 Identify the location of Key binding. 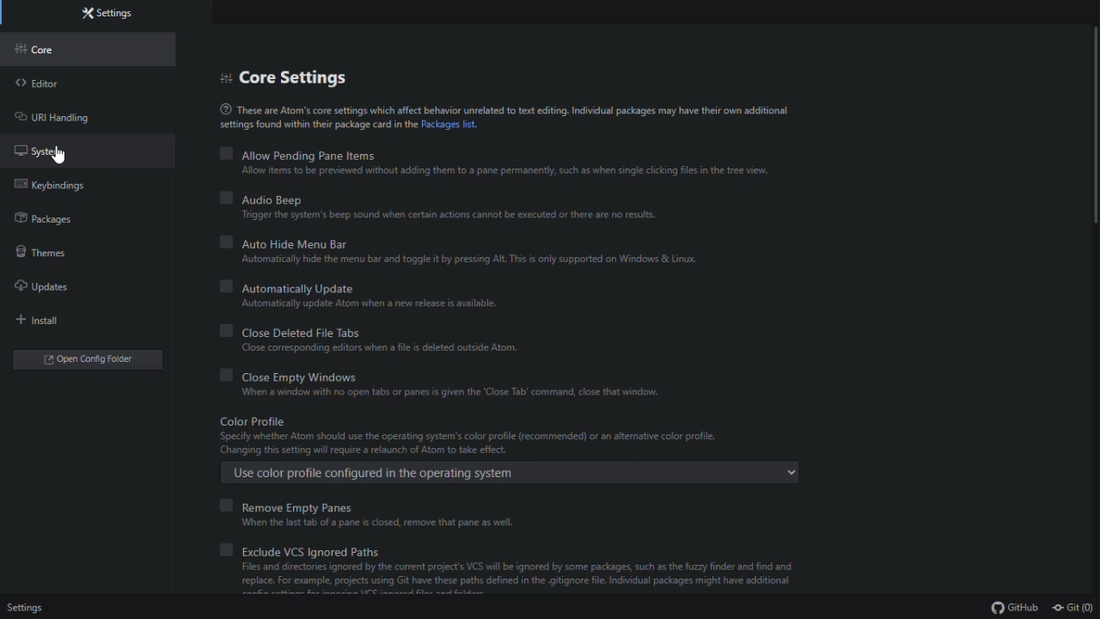
(58, 189).